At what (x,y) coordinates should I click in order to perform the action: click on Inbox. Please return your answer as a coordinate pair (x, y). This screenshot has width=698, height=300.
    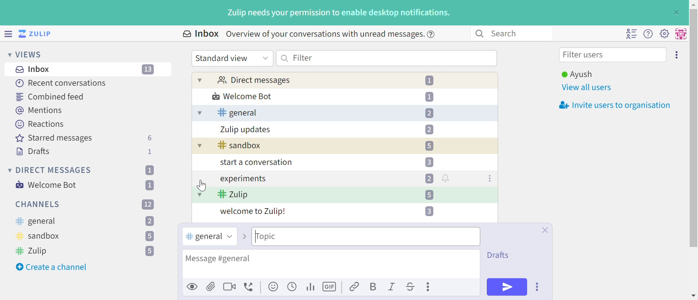
    Looking at the image, I should click on (35, 69).